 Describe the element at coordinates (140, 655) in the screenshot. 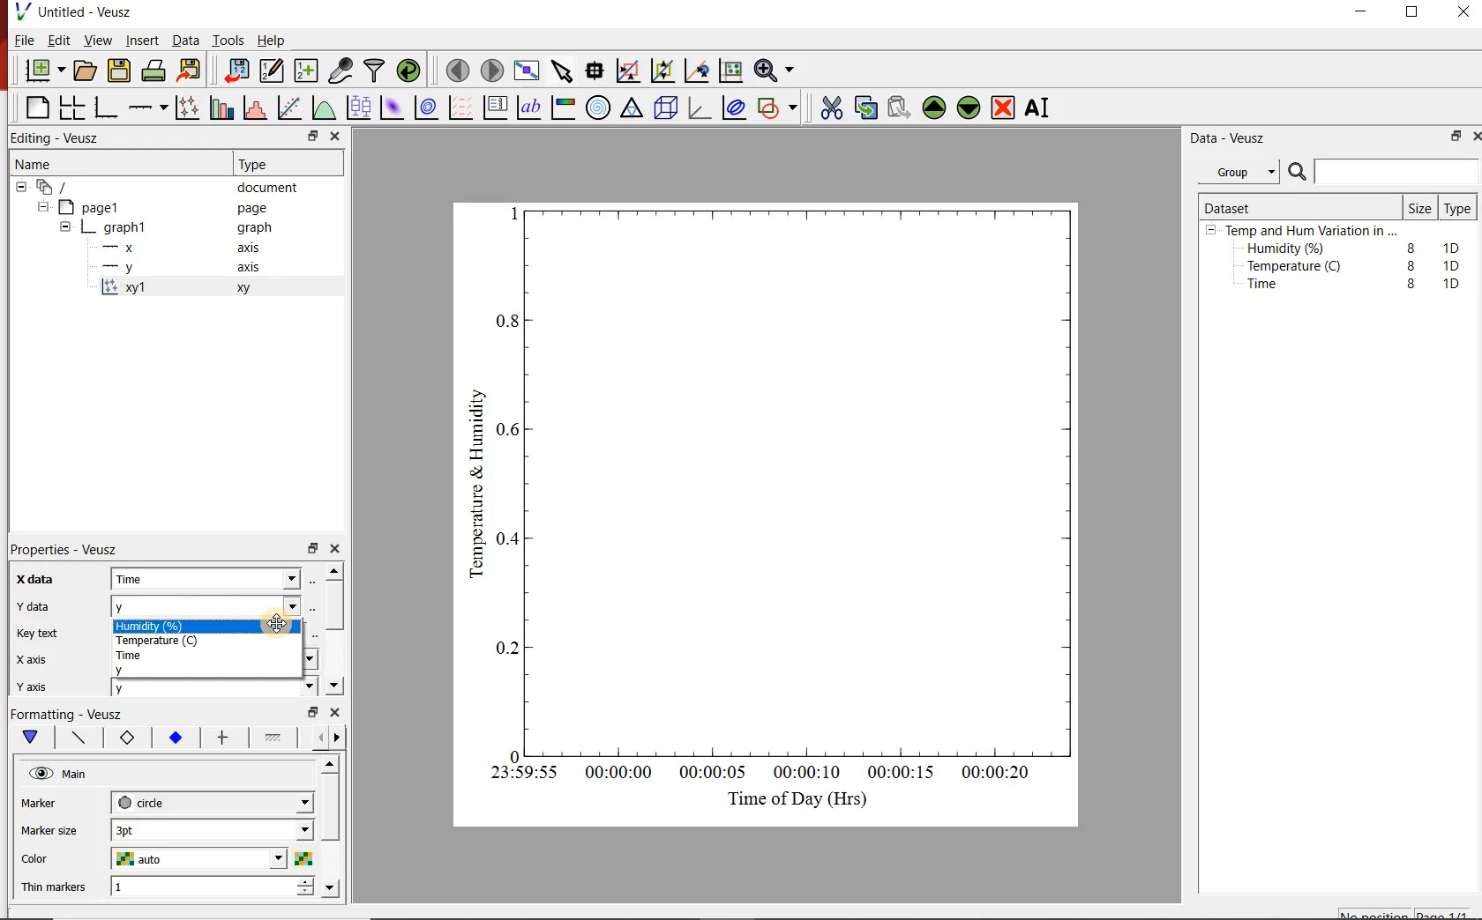

I see `Time` at that location.